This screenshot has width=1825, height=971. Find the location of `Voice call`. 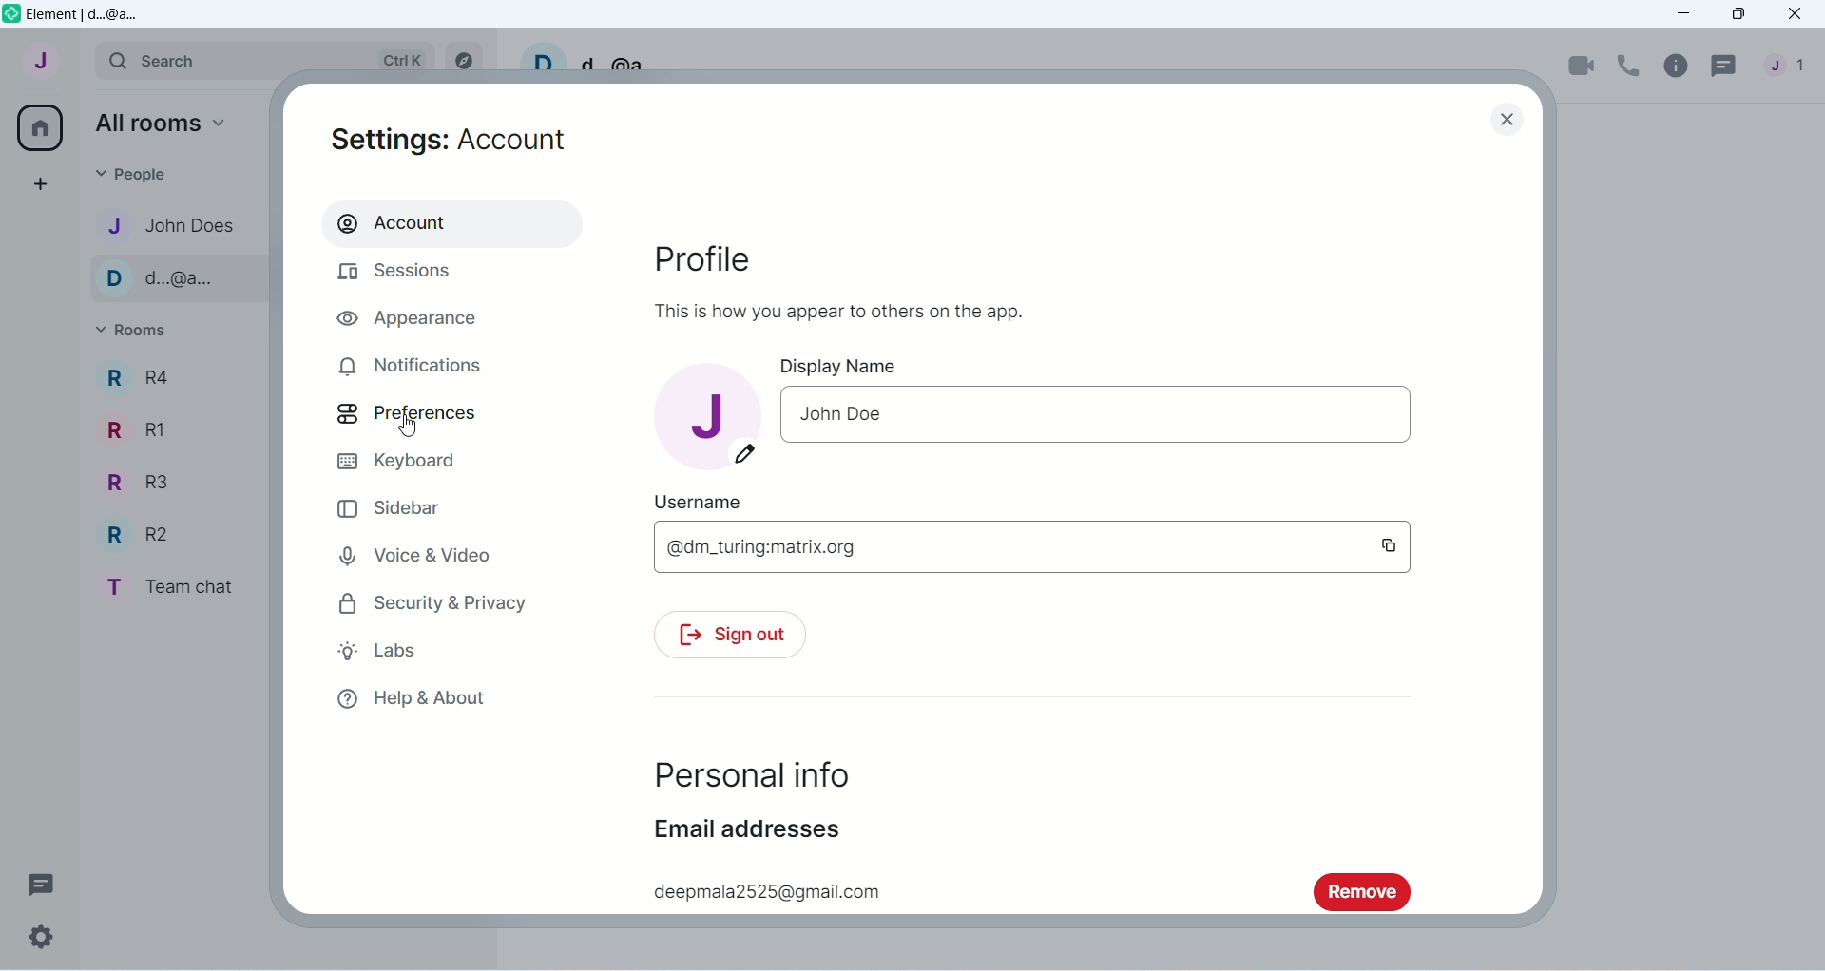

Voice call is located at coordinates (1629, 64).